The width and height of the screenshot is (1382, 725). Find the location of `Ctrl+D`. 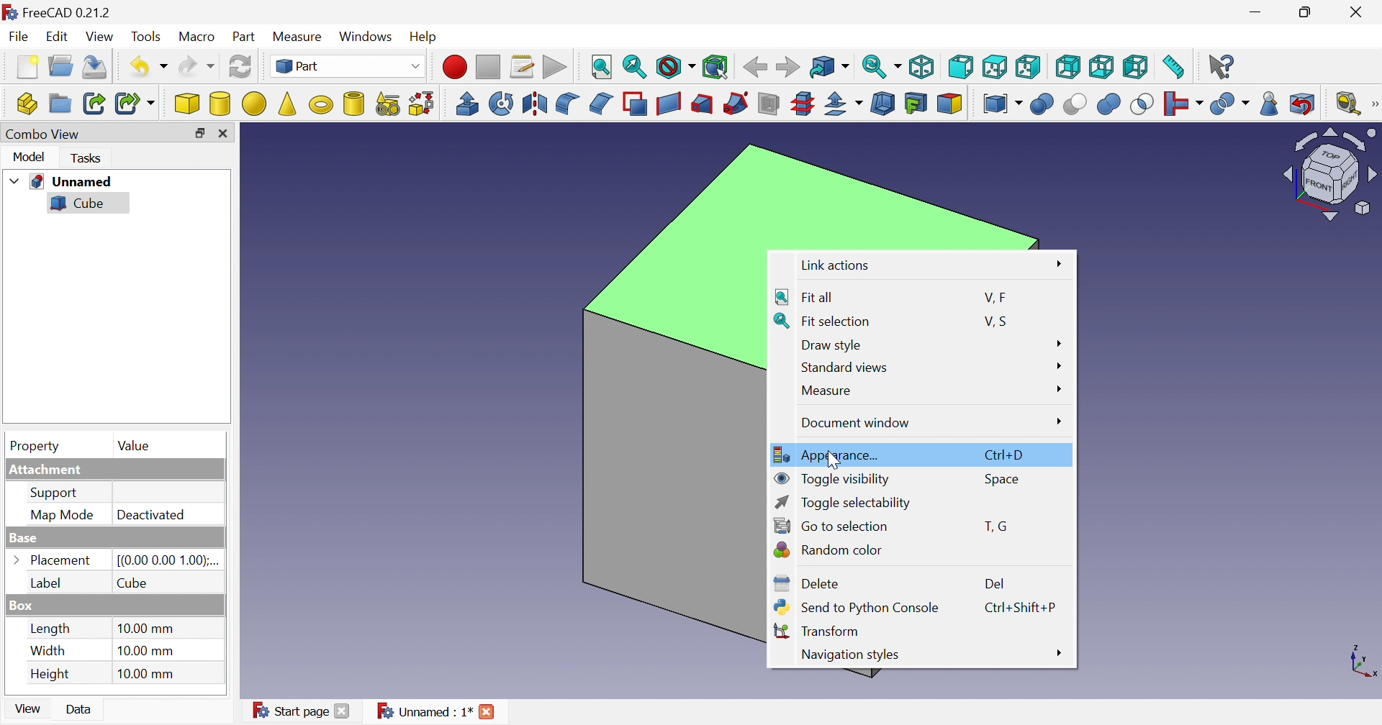

Ctrl+D is located at coordinates (1008, 454).